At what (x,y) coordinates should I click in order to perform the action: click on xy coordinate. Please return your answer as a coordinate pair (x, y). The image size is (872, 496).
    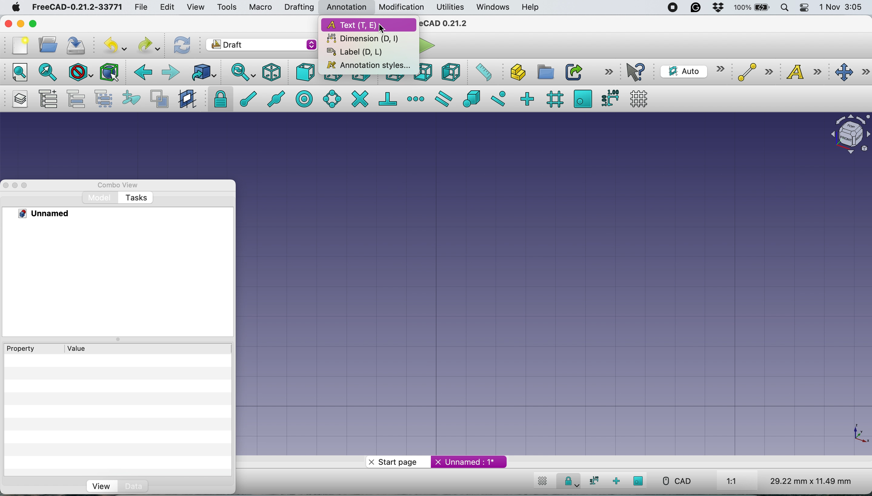
    Looking at the image, I should click on (854, 432).